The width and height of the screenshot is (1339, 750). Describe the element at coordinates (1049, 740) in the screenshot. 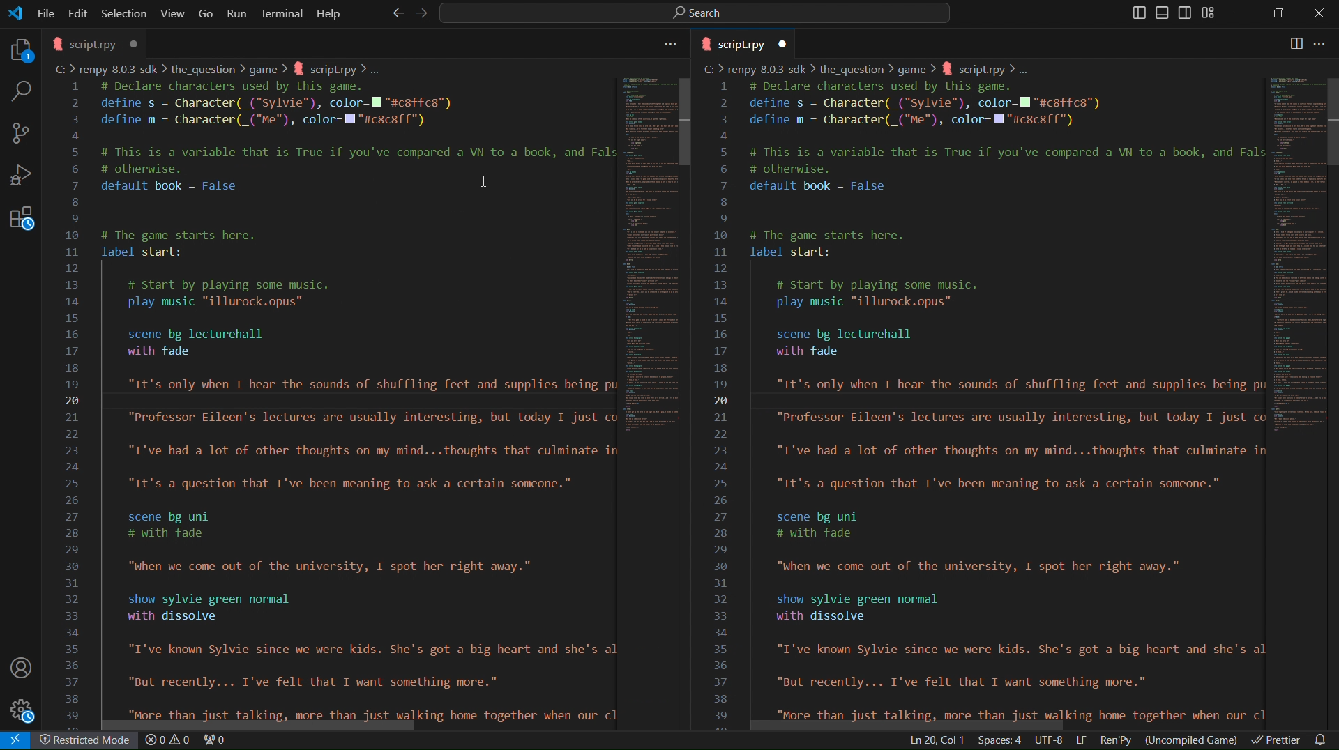

I see `UTF-8` at that location.